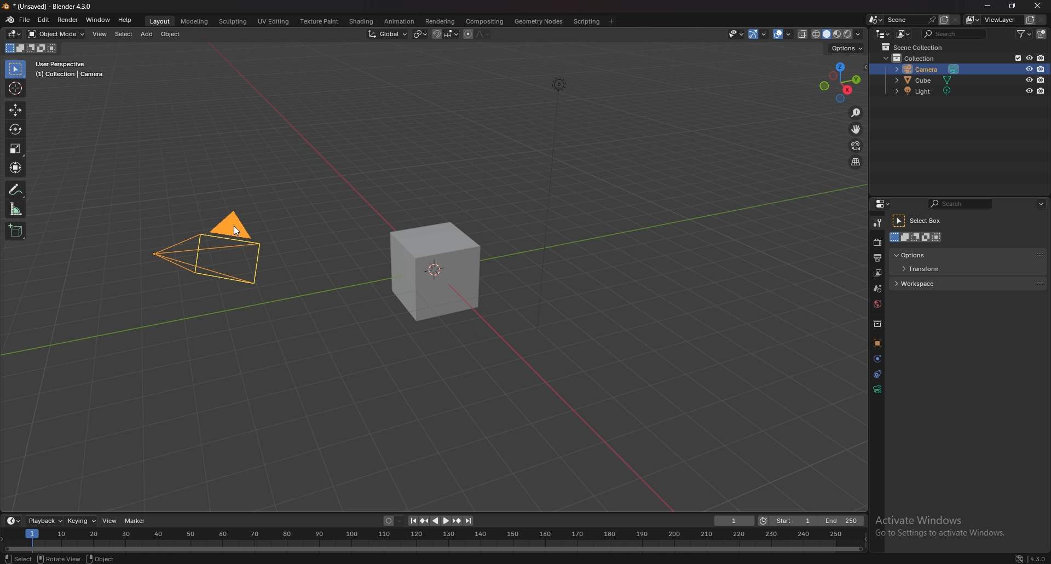 The width and height of the screenshot is (1051, 564). What do you see at coordinates (917, 237) in the screenshot?
I see `modes` at bounding box center [917, 237].